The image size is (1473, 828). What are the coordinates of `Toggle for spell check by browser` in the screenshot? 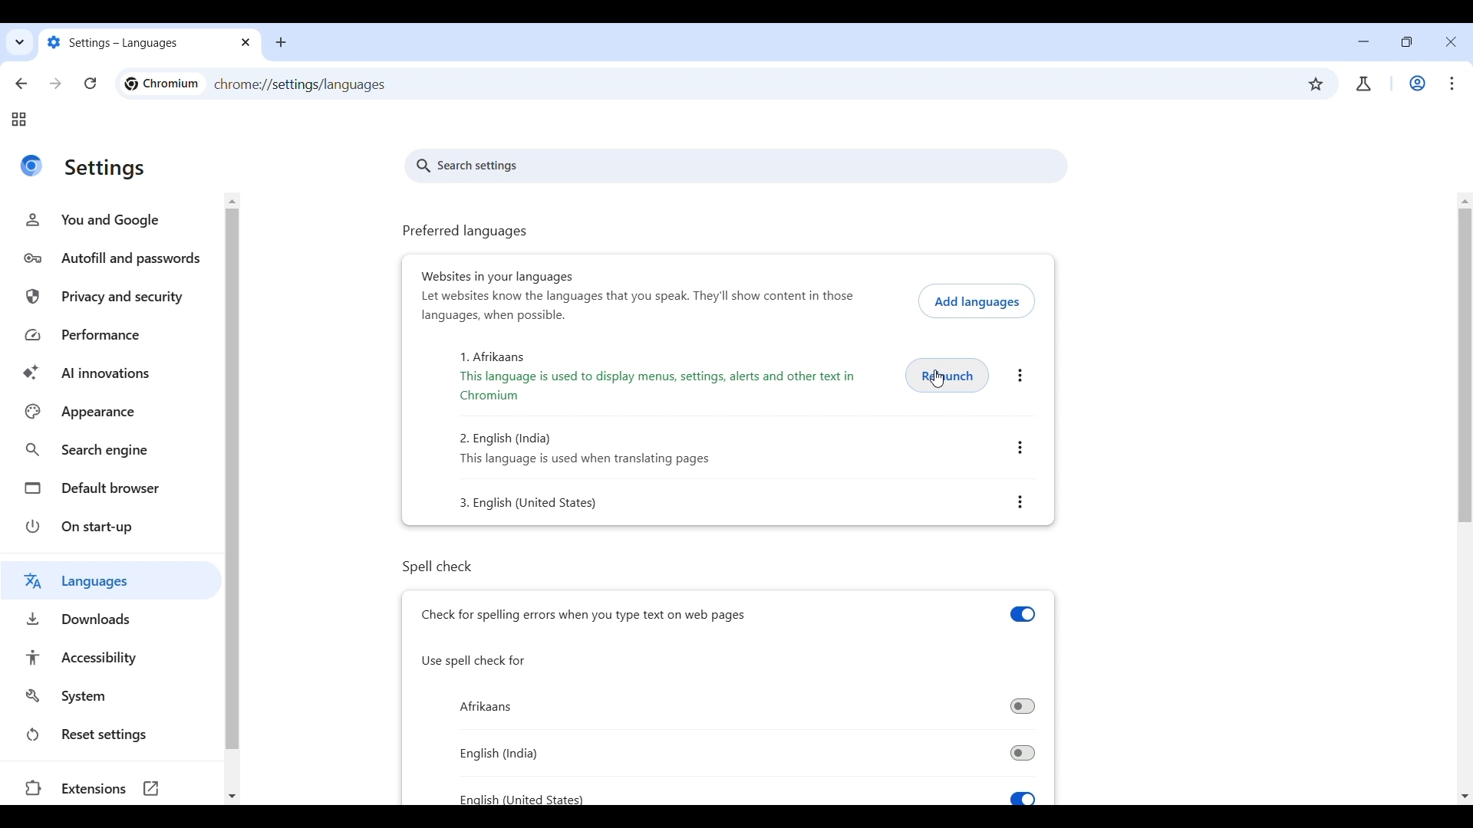 It's located at (733, 613).